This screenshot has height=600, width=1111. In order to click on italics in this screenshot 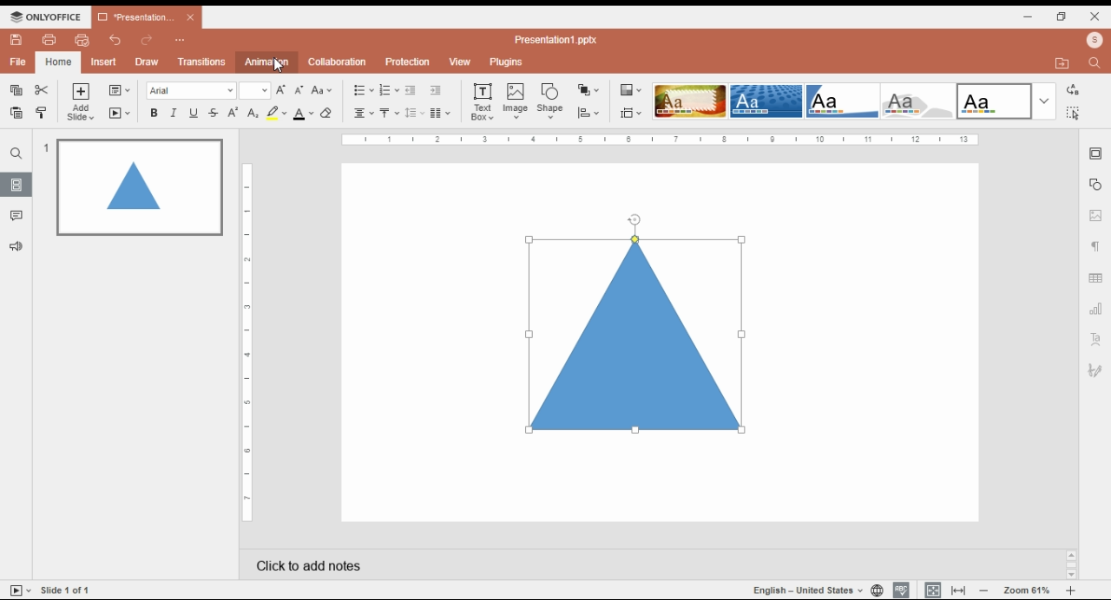, I will do `click(172, 112)`.